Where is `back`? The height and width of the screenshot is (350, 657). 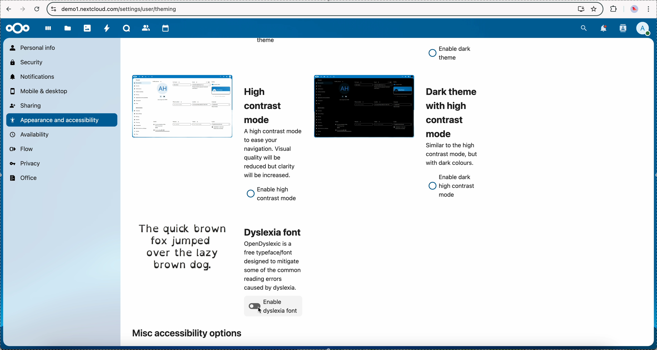 back is located at coordinates (10, 10).